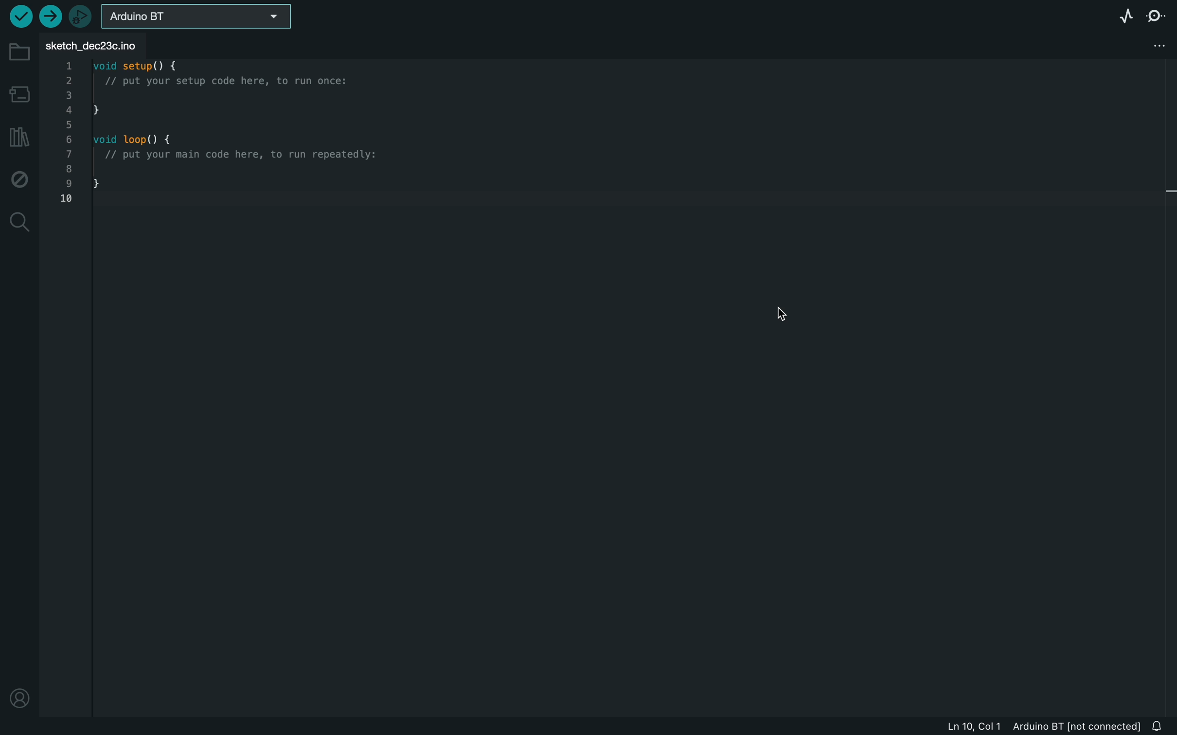 The width and height of the screenshot is (1177, 735). I want to click on verify, so click(21, 17).